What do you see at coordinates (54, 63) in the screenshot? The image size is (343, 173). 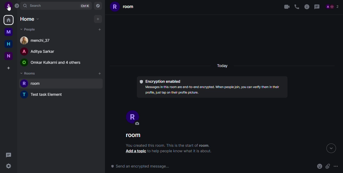 I see `people` at bounding box center [54, 63].